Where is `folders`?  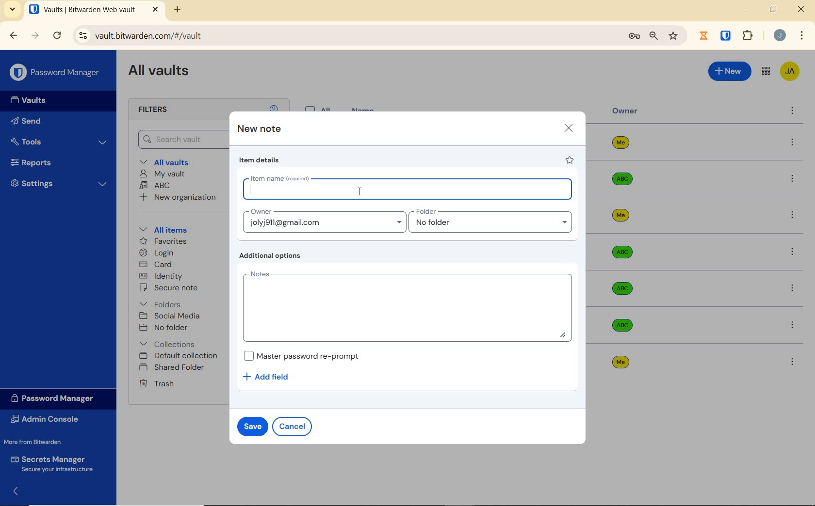 folders is located at coordinates (162, 304).